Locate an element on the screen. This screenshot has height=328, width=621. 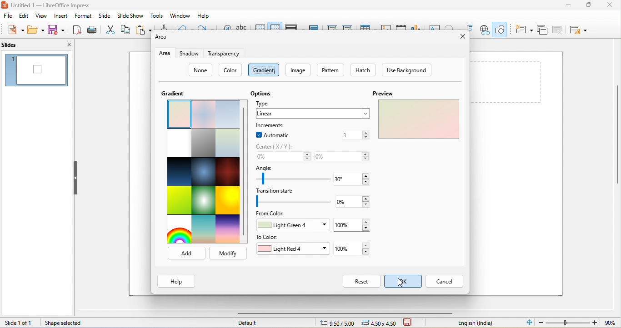
open is located at coordinates (36, 29).